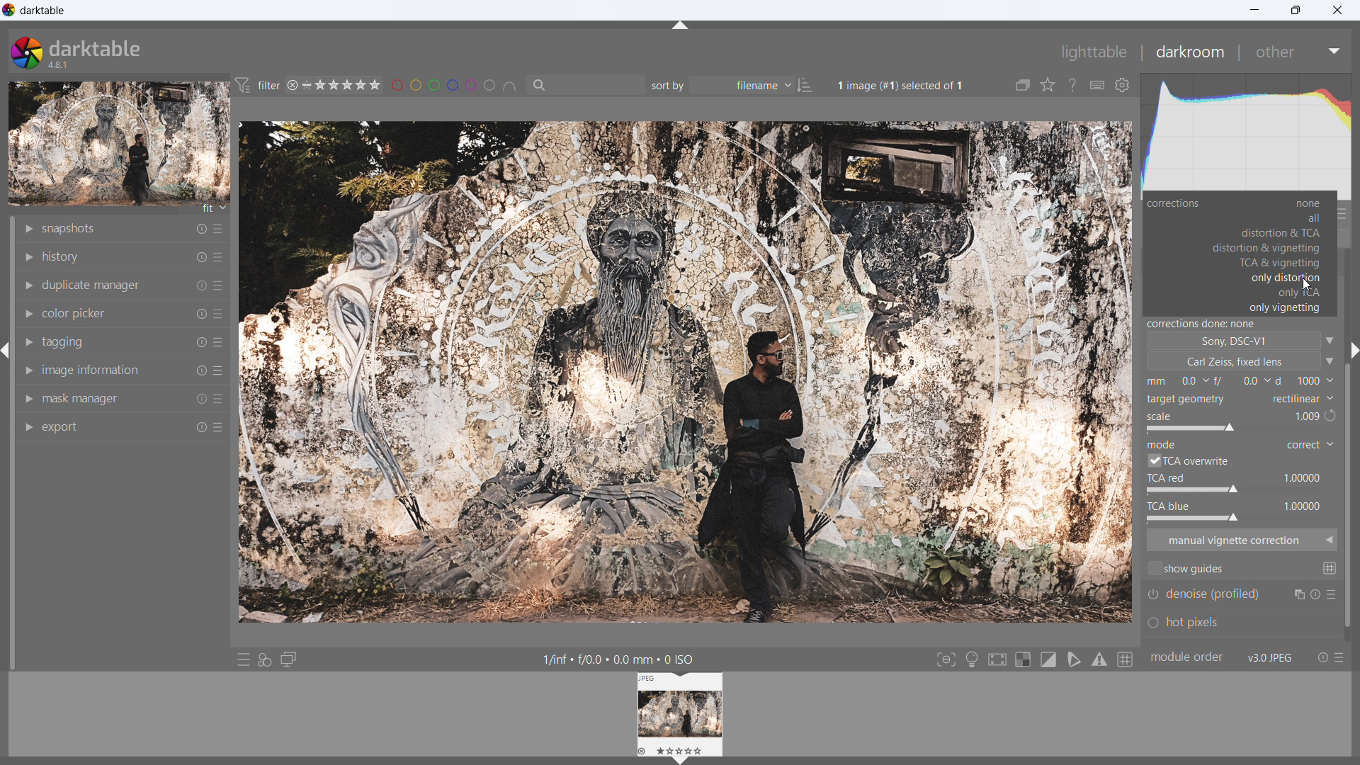 This screenshot has height=765, width=1360. Describe the element at coordinates (453, 86) in the screenshot. I see `filter images by color level` at that location.